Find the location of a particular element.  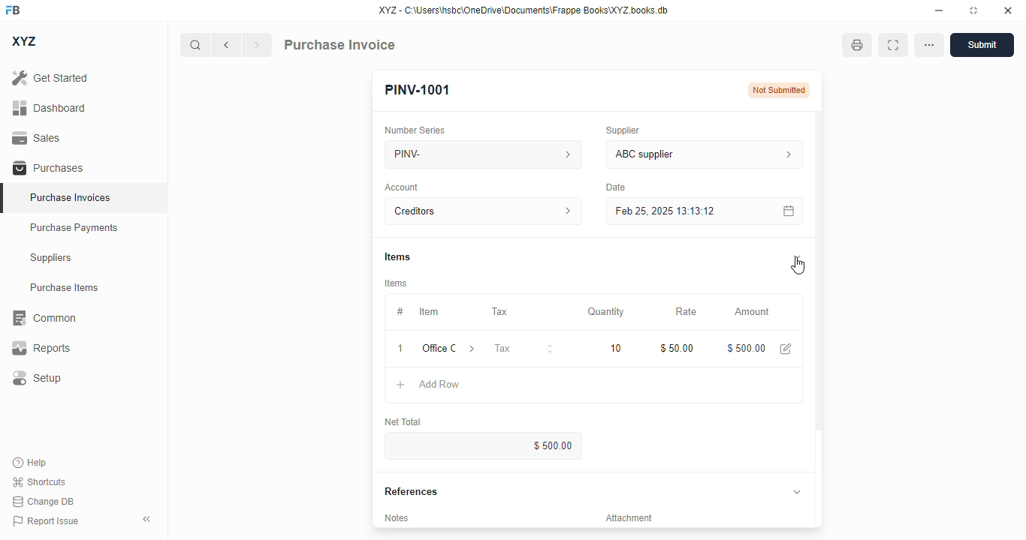

# is located at coordinates (399, 312).